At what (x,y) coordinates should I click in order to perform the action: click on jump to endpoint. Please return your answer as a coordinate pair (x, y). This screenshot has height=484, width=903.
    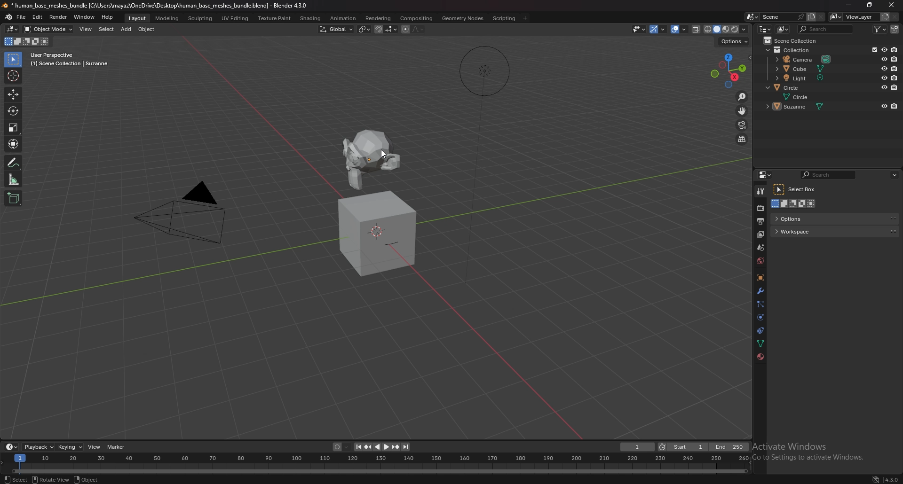
    Looking at the image, I should click on (357, 446).